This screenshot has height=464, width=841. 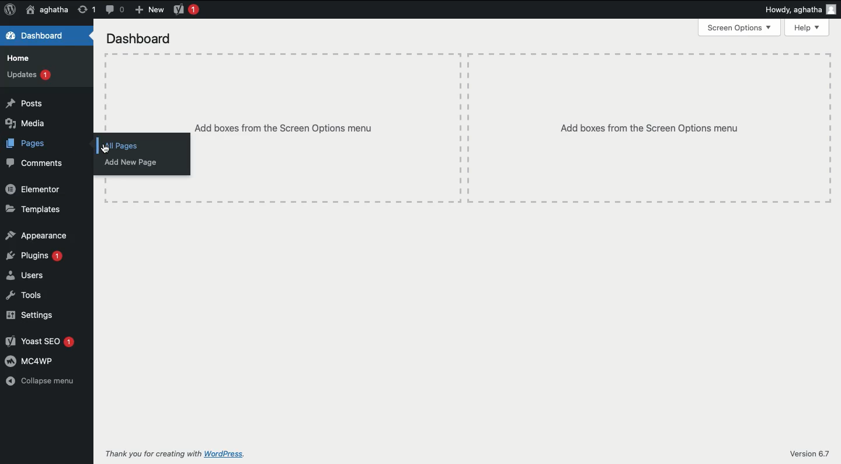 I want to click on All pages, so click(x=121, y=145).